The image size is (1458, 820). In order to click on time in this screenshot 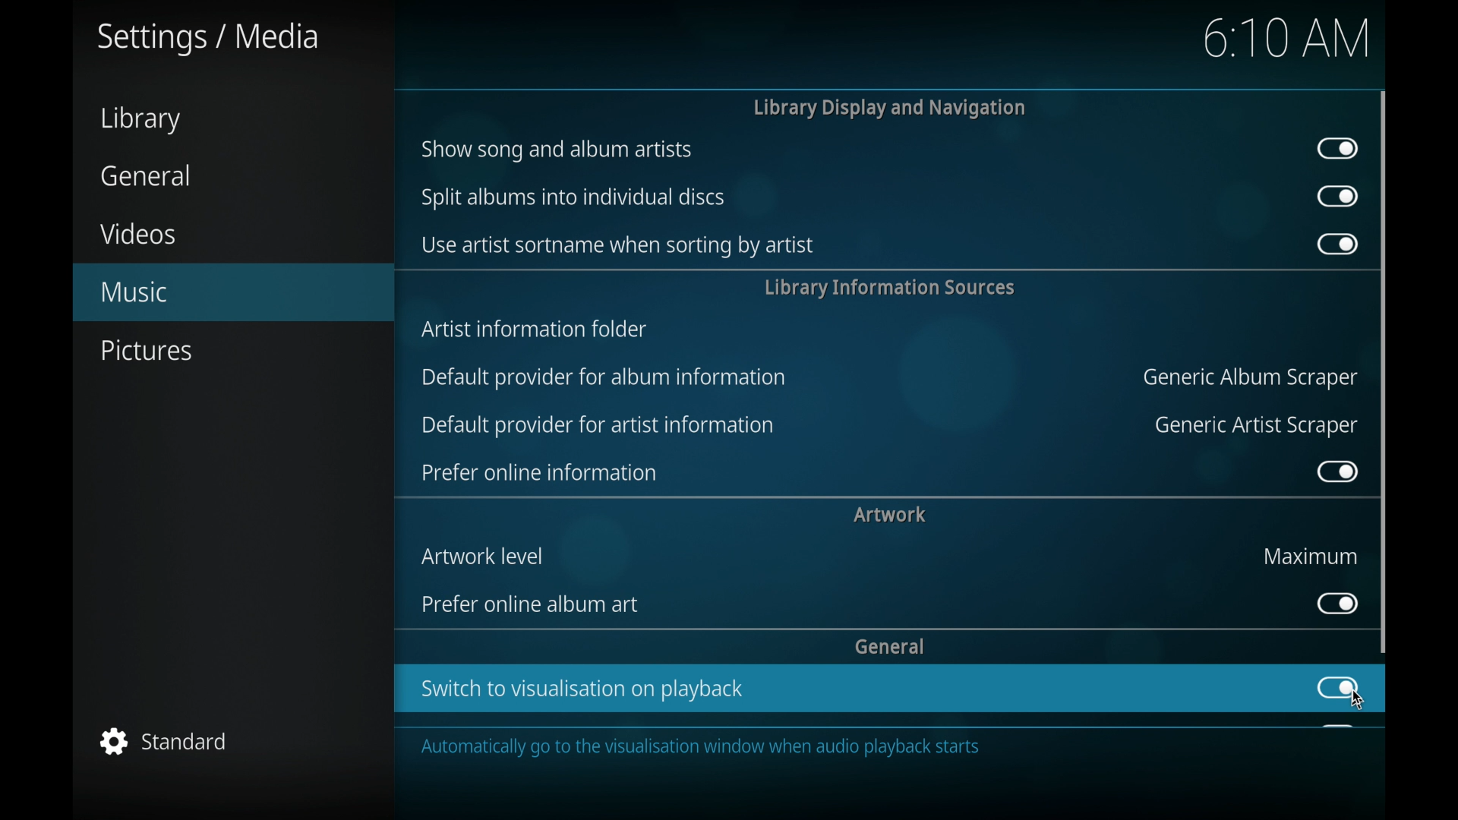, I will do `click(1286, 37)`.